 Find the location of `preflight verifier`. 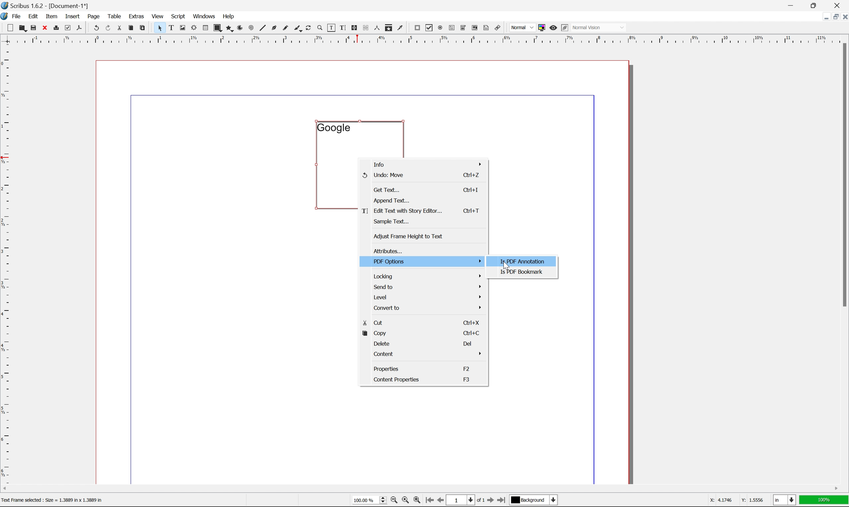

preflight verifier is located at coordinates (68, 27).